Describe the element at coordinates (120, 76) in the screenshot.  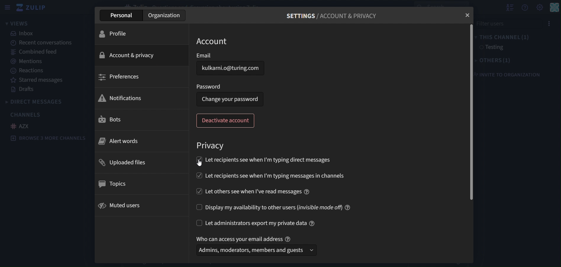
I see `preferences` at that location.